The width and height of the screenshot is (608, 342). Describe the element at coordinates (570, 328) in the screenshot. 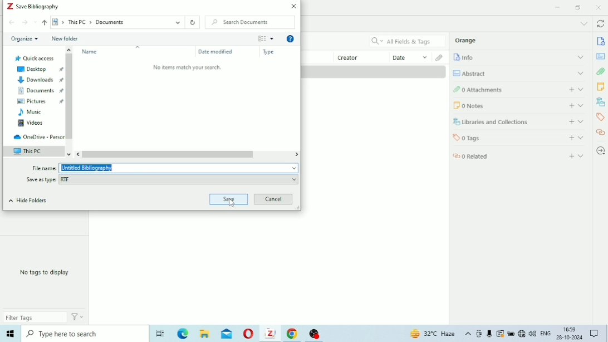

I see `16:59` at that location.